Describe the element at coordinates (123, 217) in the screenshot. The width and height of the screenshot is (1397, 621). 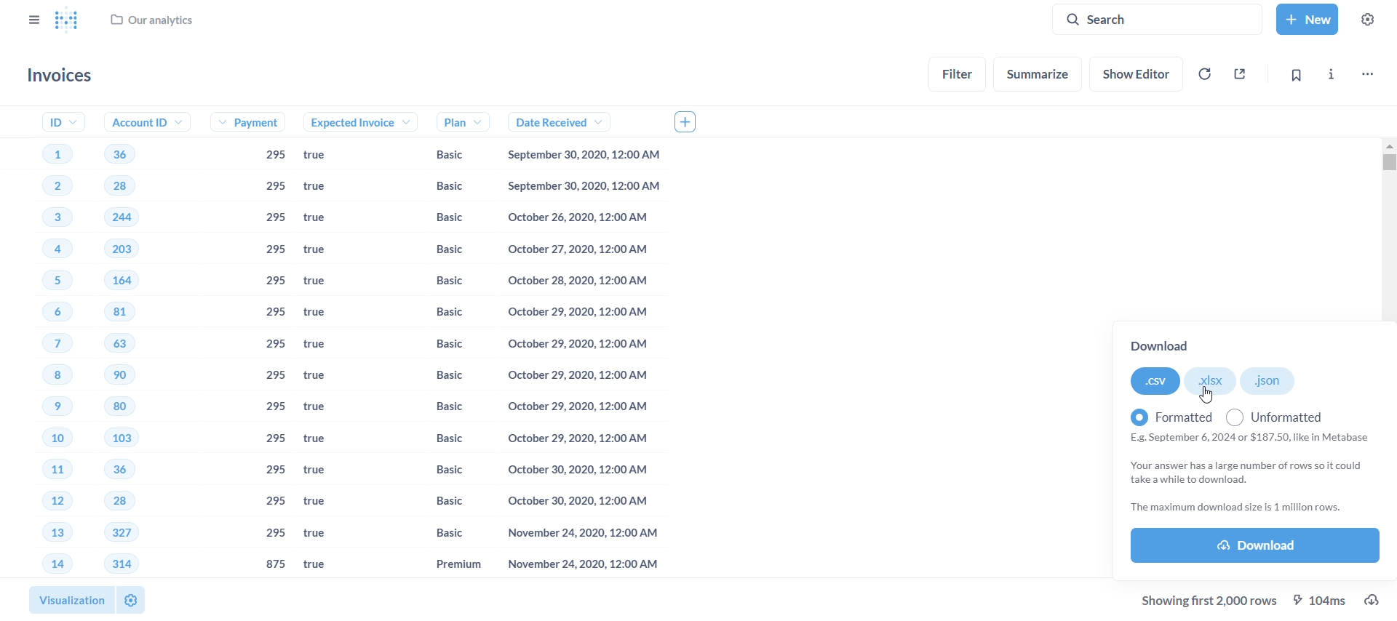
I see `244` at that location.